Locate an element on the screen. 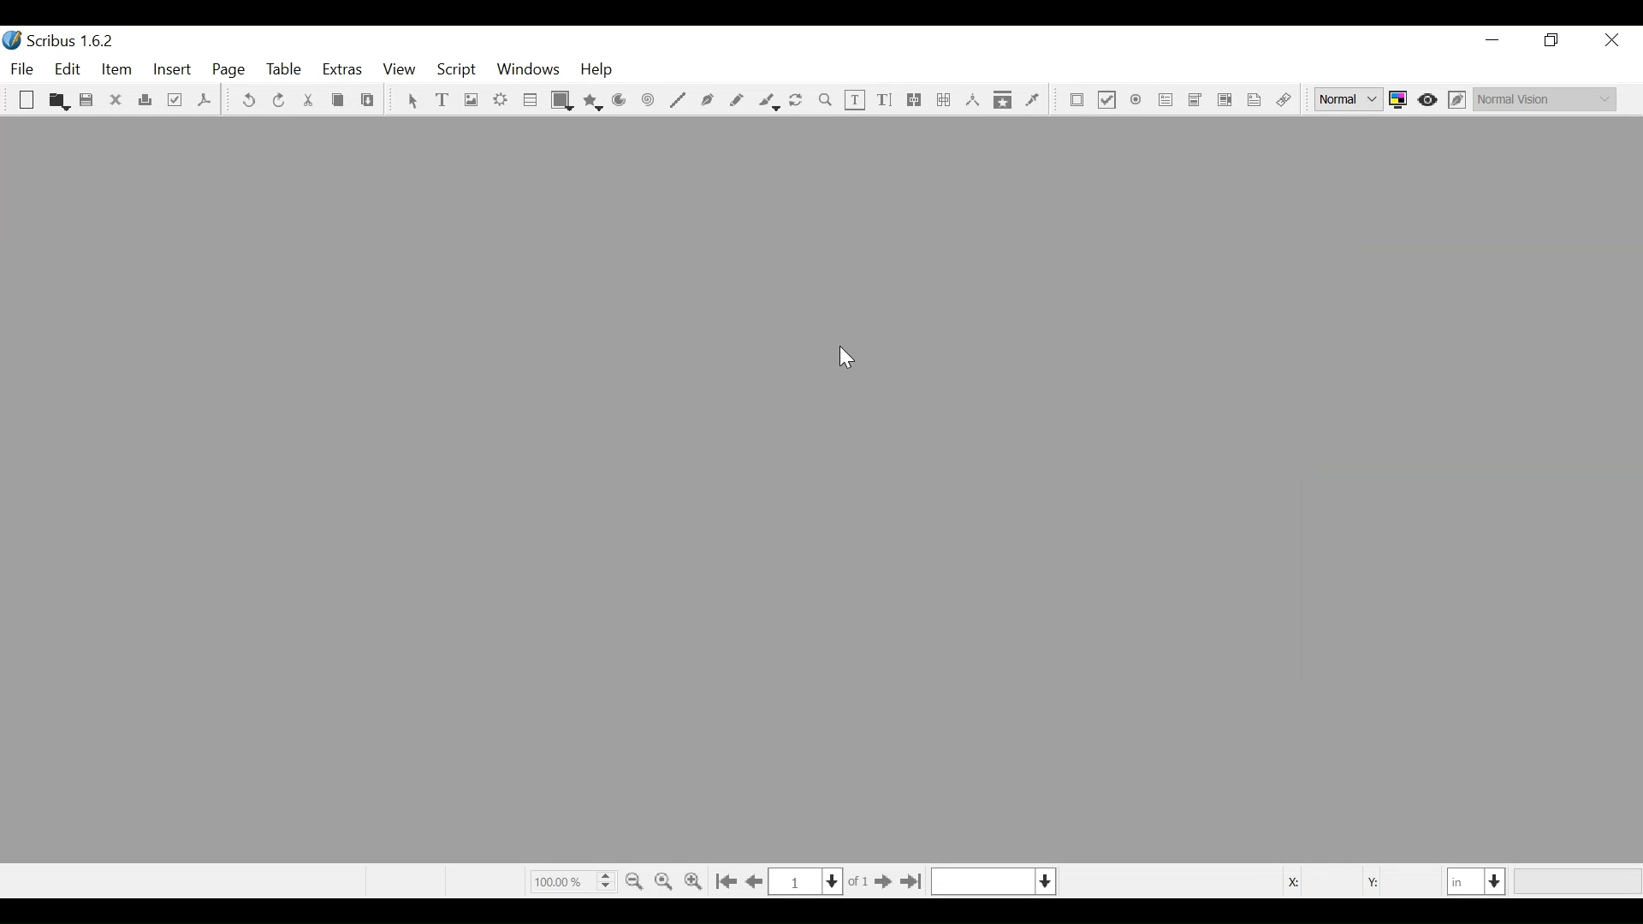 The width and height of the screenshot is (1643, 924). Select the current layer is located at coordinates (994, 881).